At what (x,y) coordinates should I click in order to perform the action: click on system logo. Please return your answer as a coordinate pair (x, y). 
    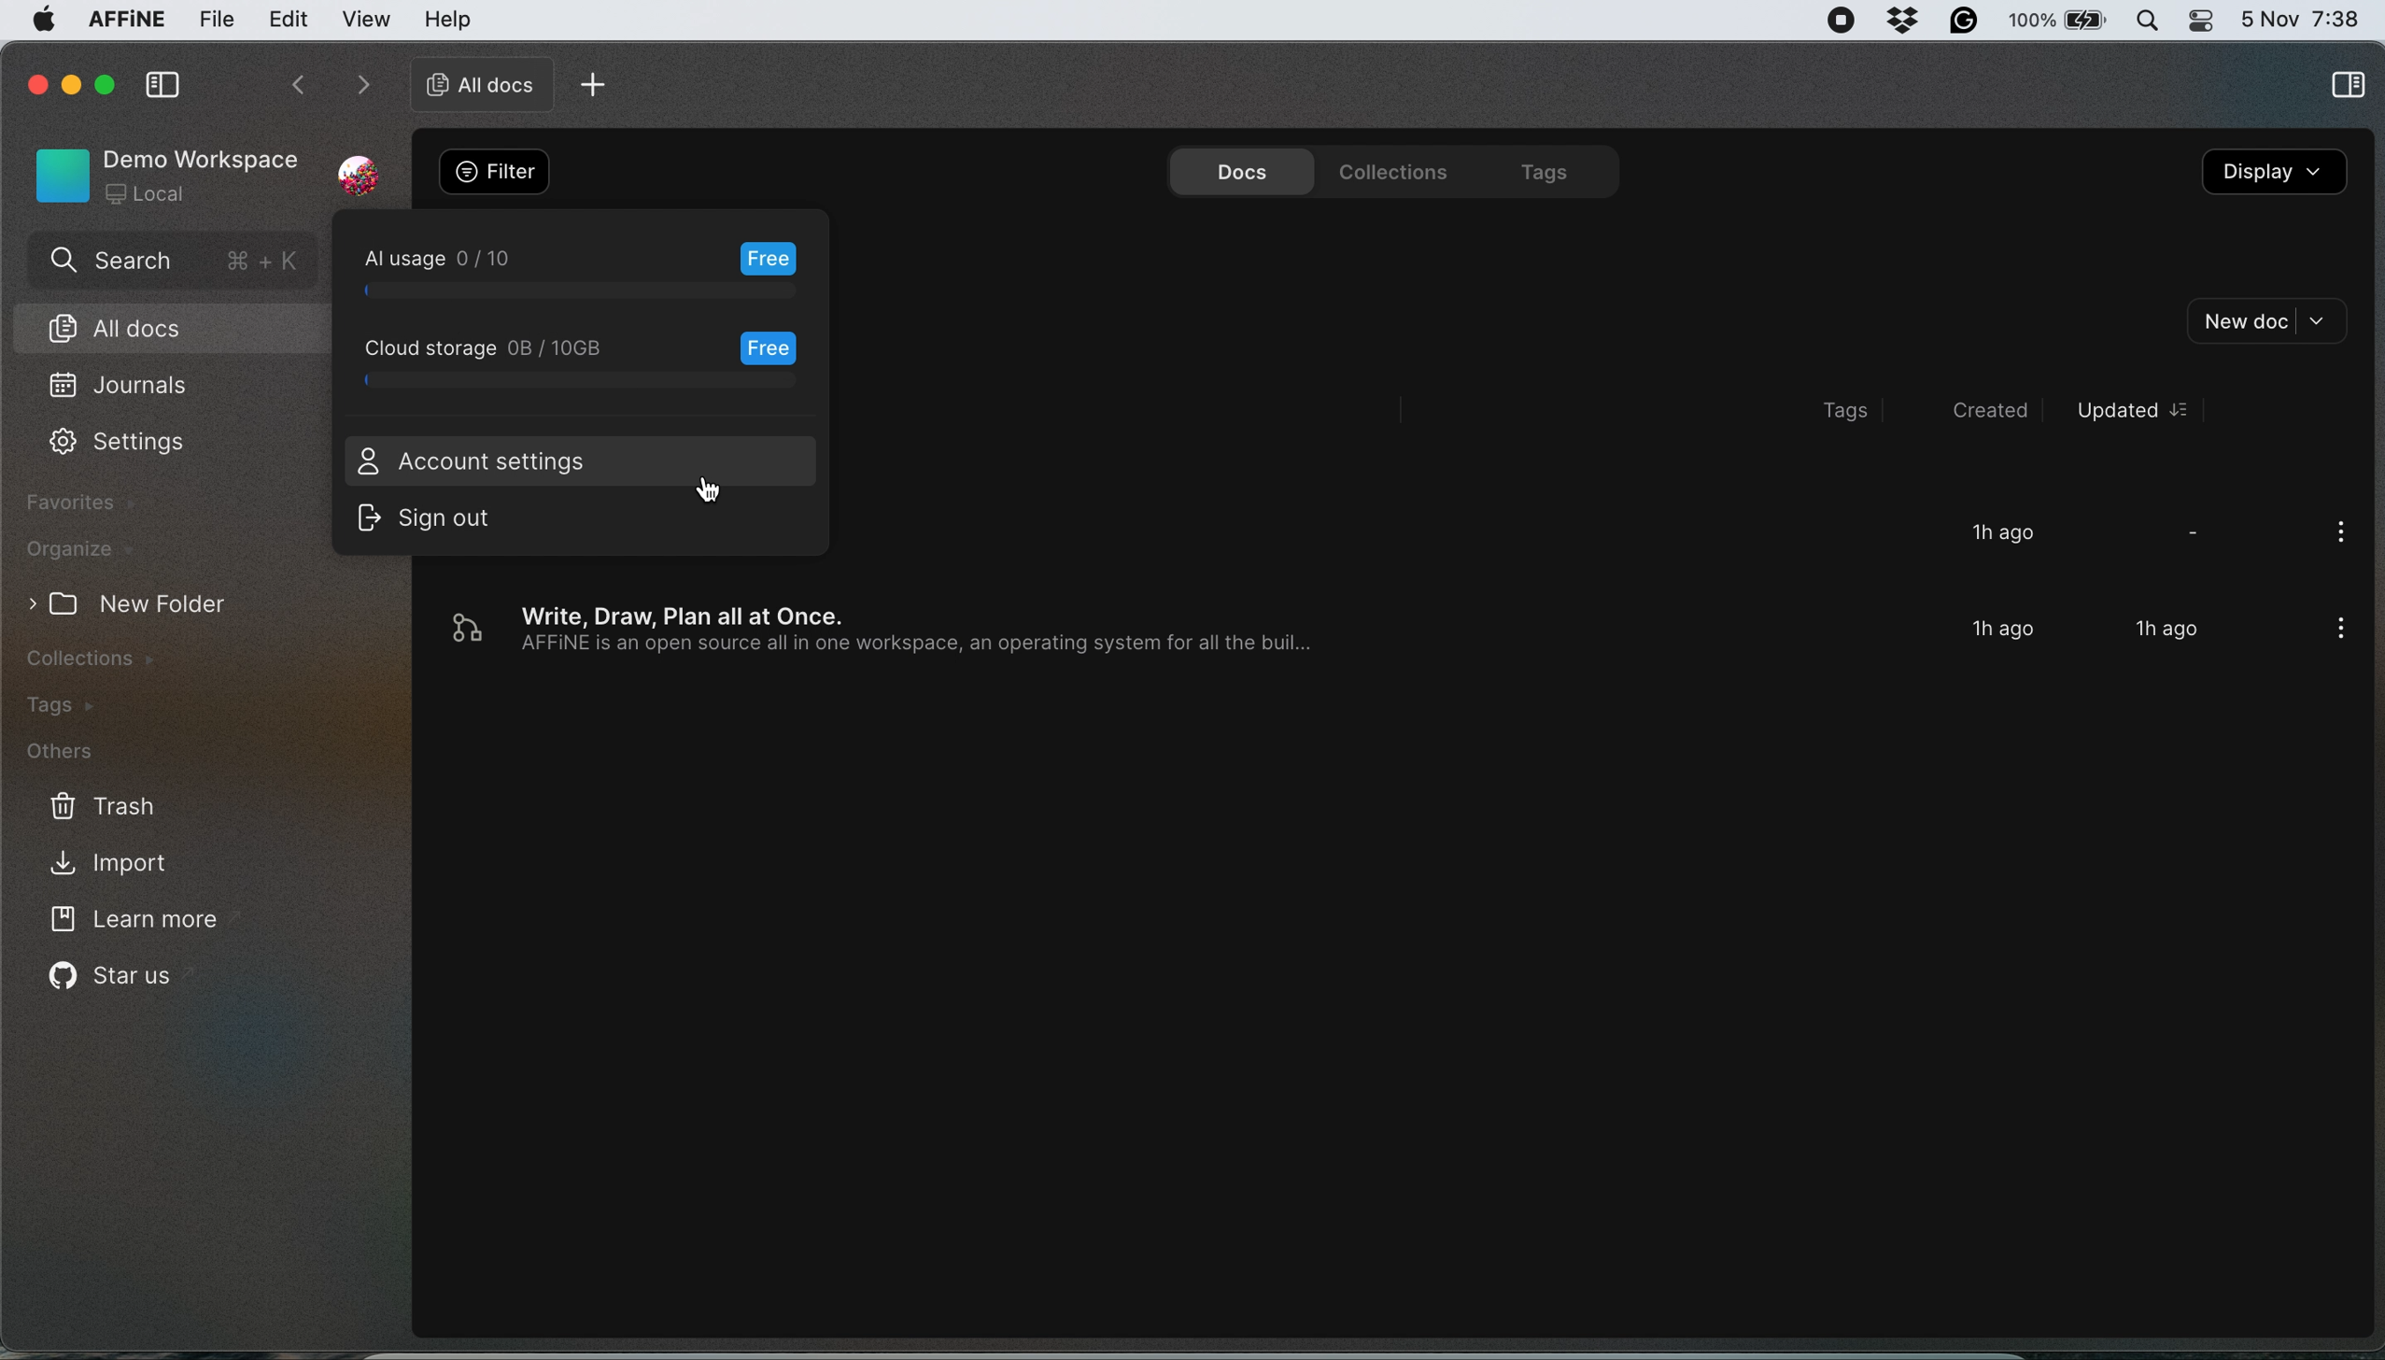
    Looking at the image, I should click on (42, 25).